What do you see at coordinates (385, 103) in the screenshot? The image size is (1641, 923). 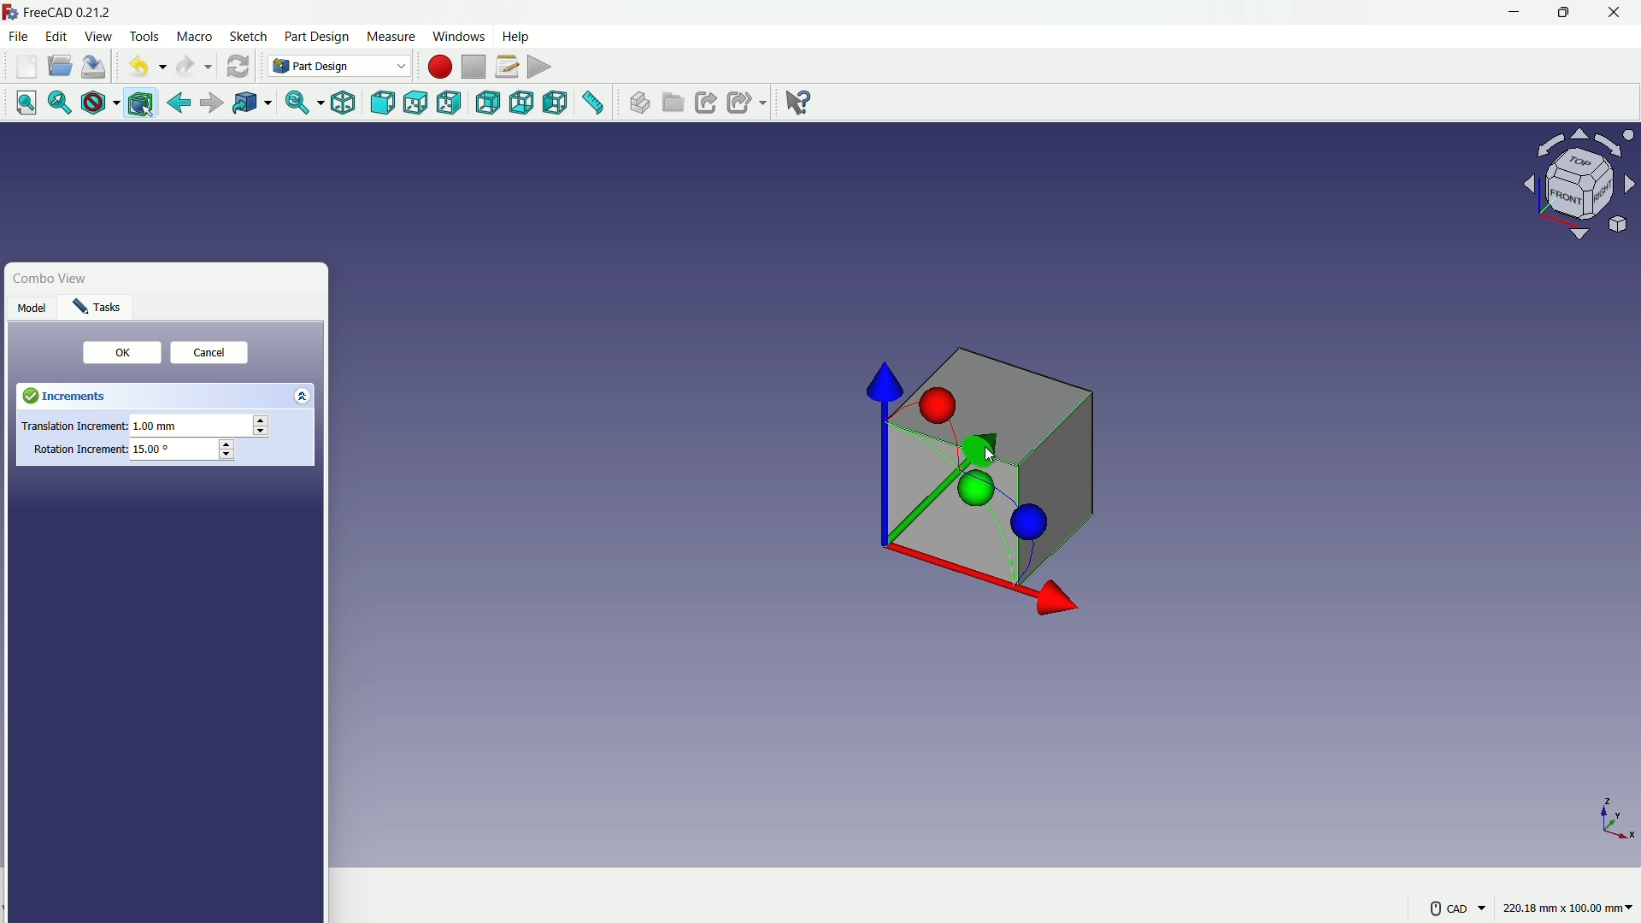 I see `front view` at bounding box center [385, 103].